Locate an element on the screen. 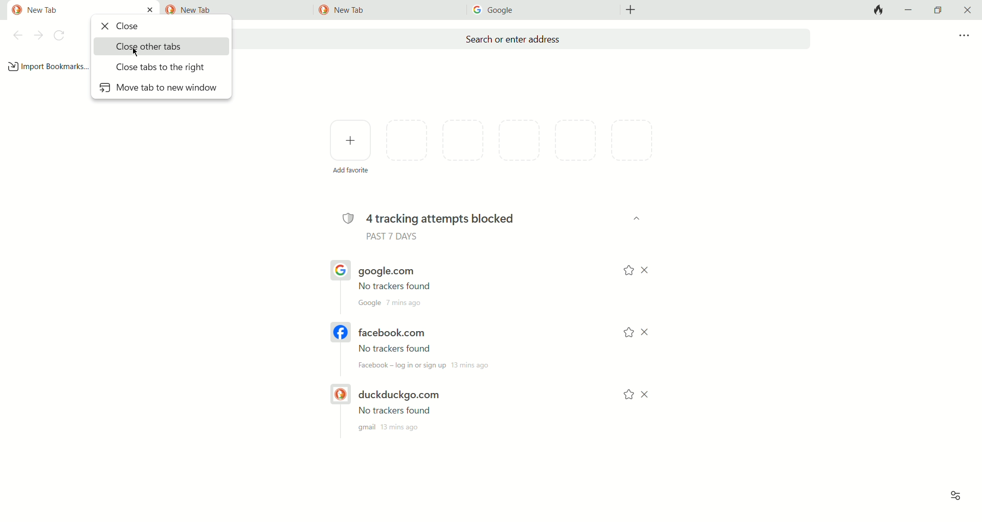 This screenshot has height=522, width=982. add to favorites is located at coordinates (627, 270).